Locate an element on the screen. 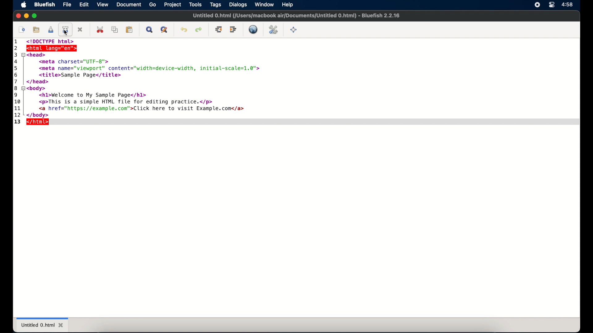  cursor is located at coordinates (65, 33).